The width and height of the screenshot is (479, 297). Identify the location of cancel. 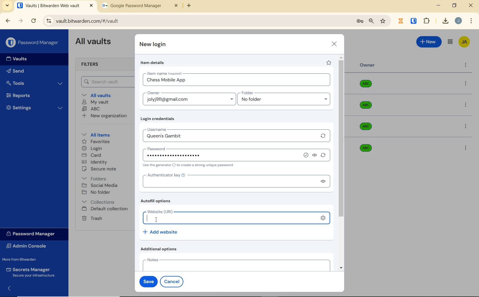
(173, 281).